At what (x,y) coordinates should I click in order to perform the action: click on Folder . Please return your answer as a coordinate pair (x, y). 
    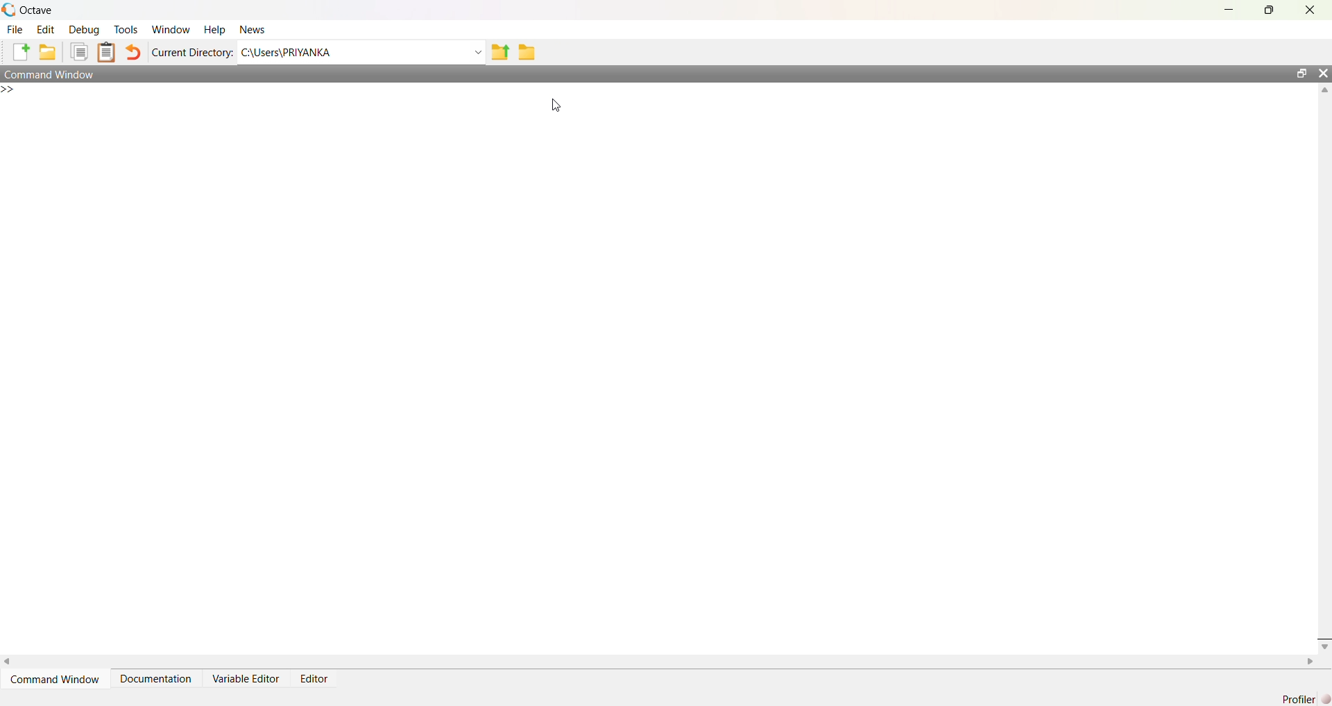
    Looking at the image, I should click on (47, 53).